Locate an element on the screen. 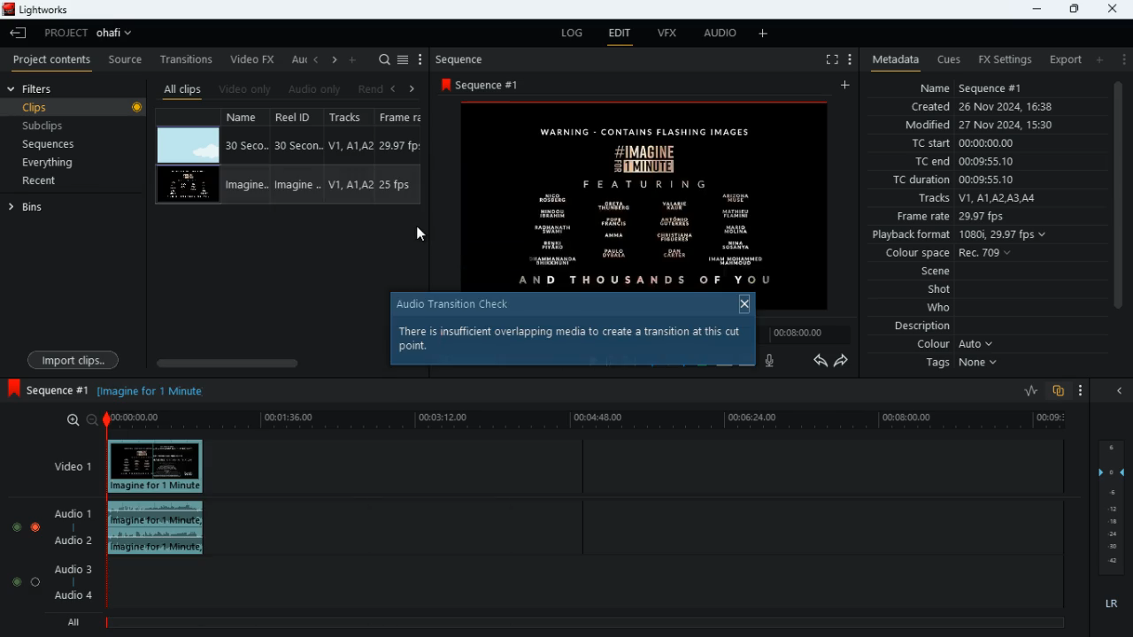 Image resolution: width=1133 pixels, height=637 pixels. fps is located at coordinates (403, 117).